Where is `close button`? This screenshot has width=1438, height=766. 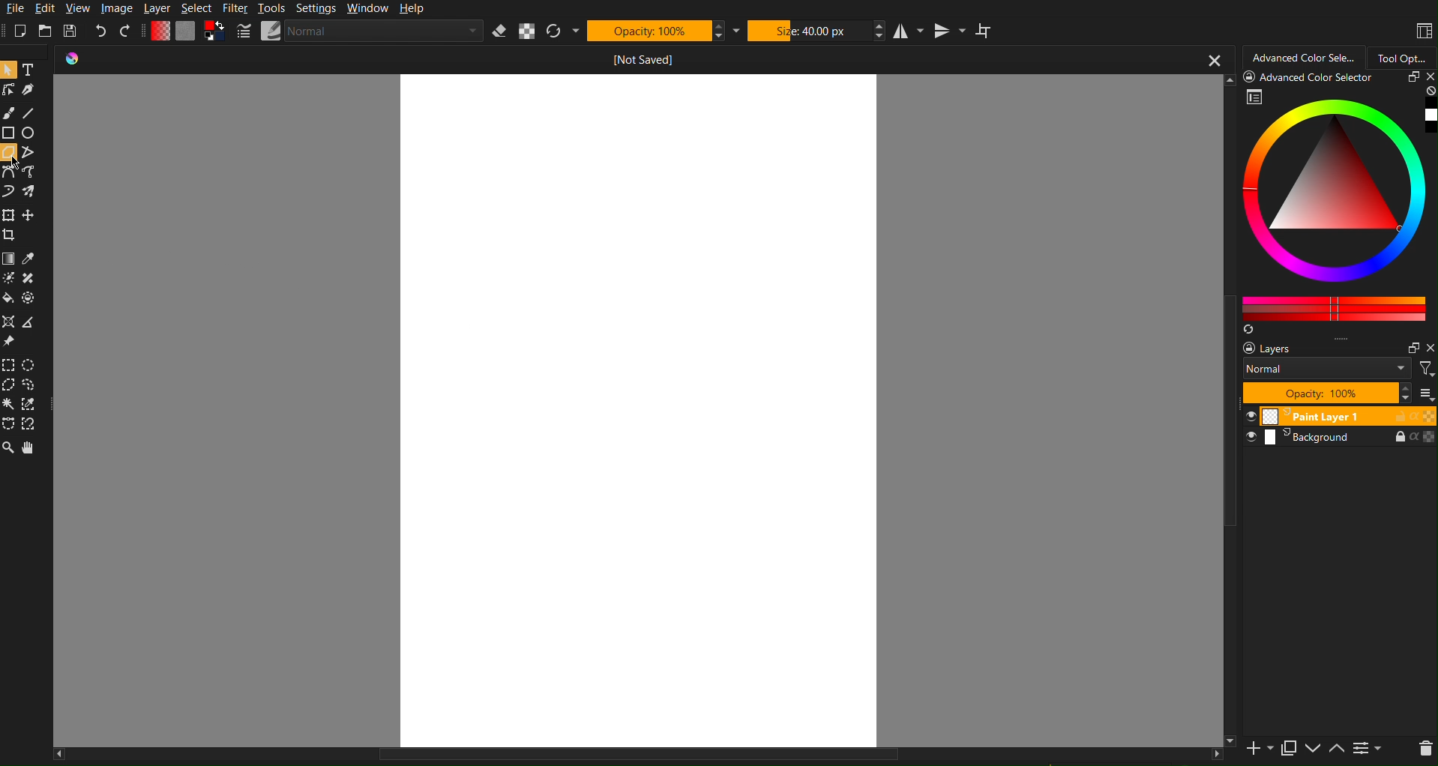 close button is located at coordinates (1212, 57).